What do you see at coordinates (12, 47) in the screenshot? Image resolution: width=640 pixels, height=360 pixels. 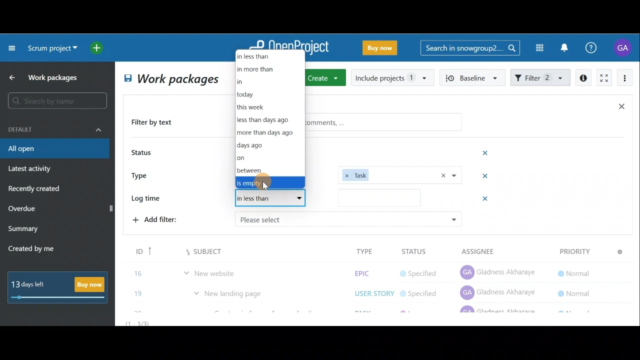 I see `Collapse project menu` at bounding box center [12, 47].